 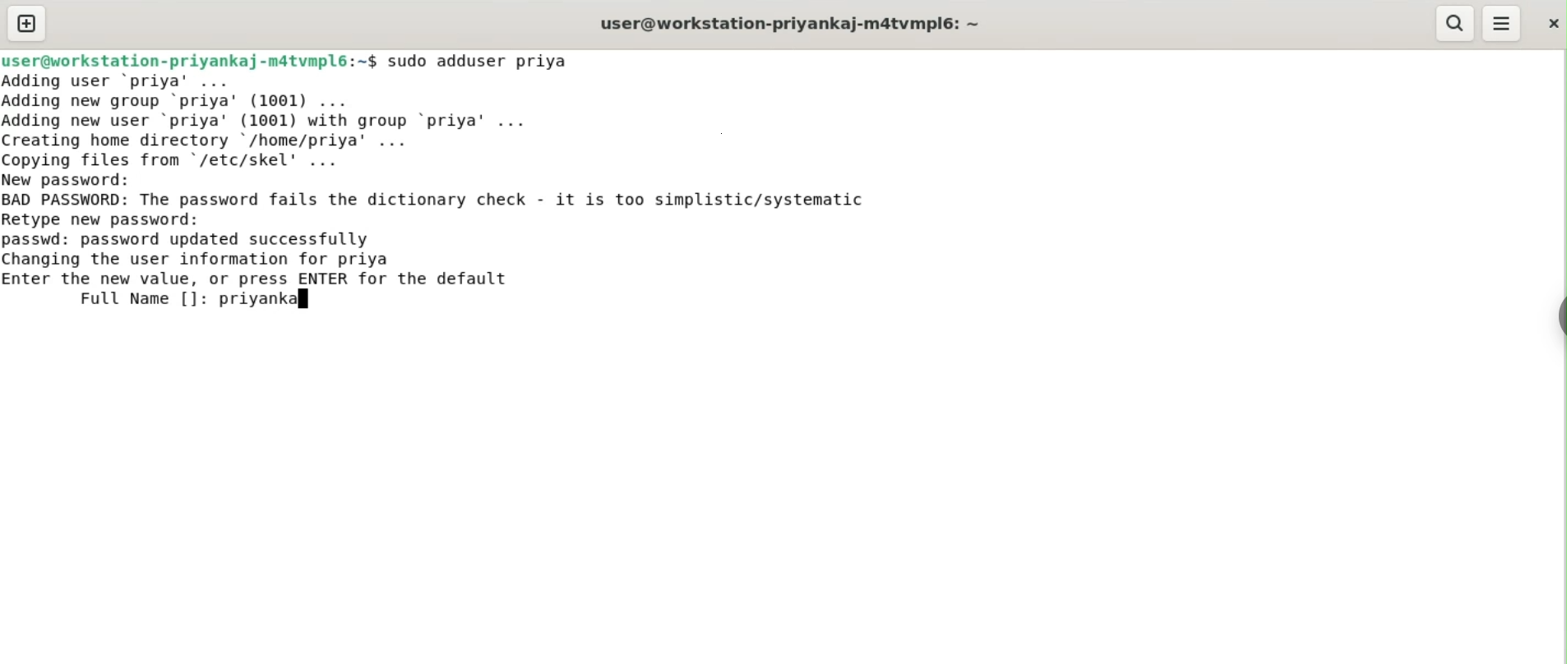 What do you see at coordinates (1559, 317) in the screenshot?
I see `sidebar` at bounding box center [1559, 317].